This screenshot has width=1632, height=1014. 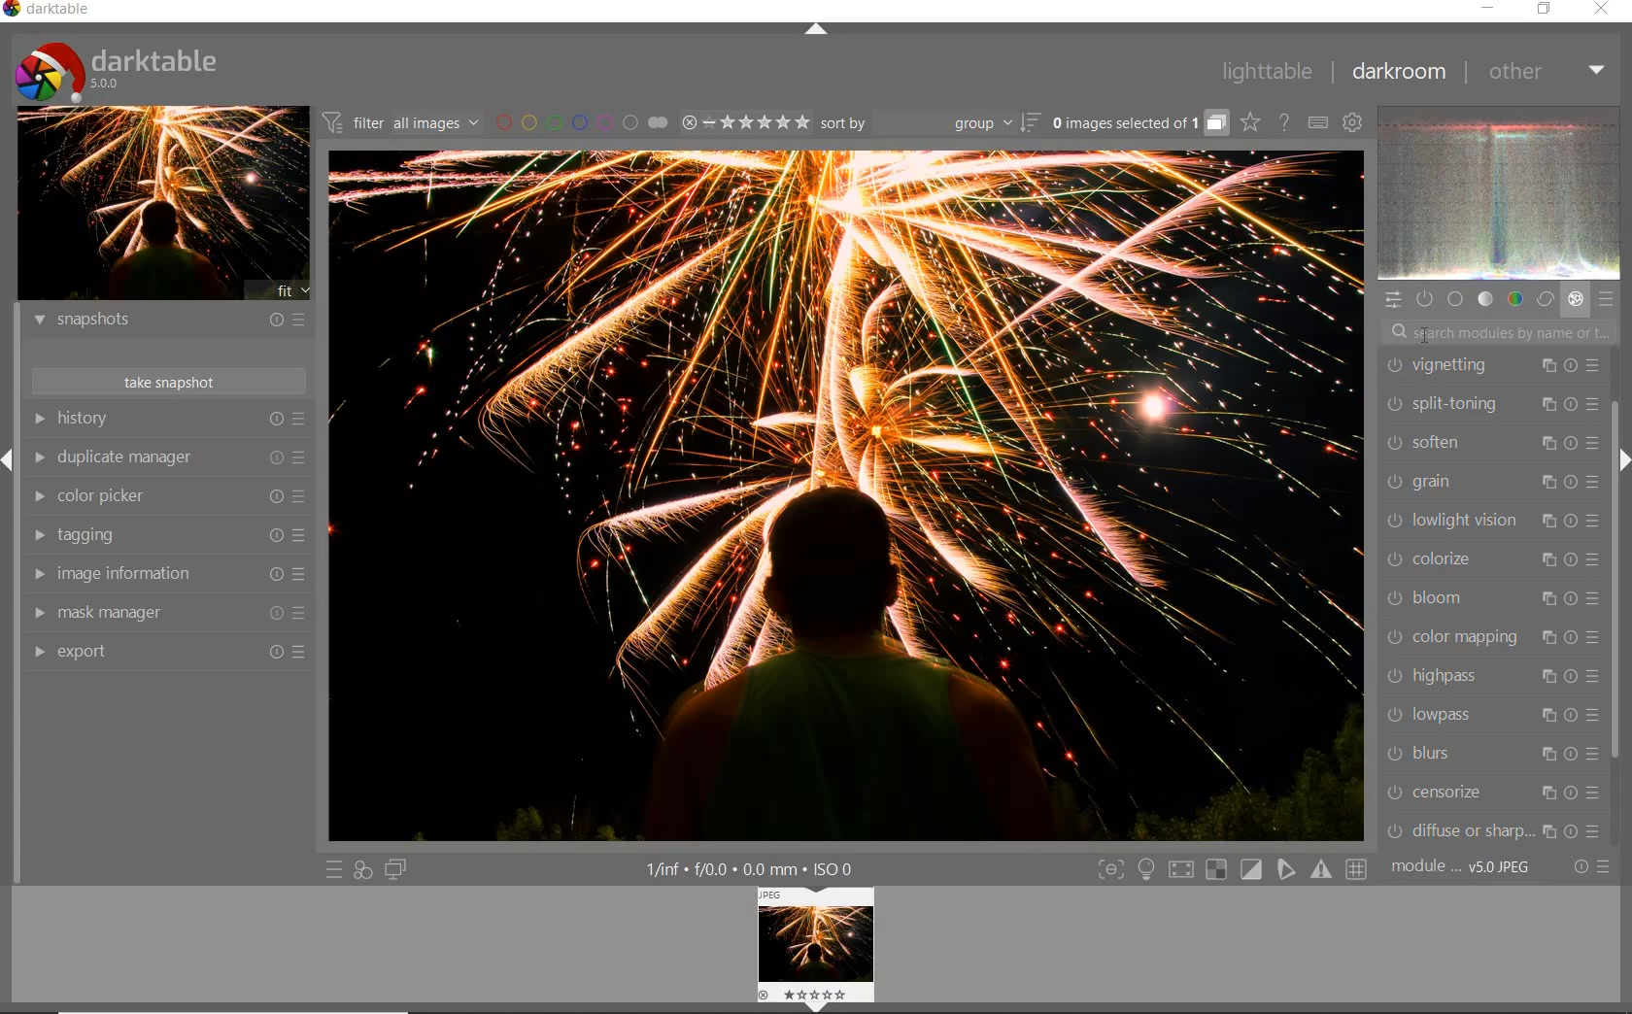 I want to click on Toggle modes, so click(x=1231, y=868).